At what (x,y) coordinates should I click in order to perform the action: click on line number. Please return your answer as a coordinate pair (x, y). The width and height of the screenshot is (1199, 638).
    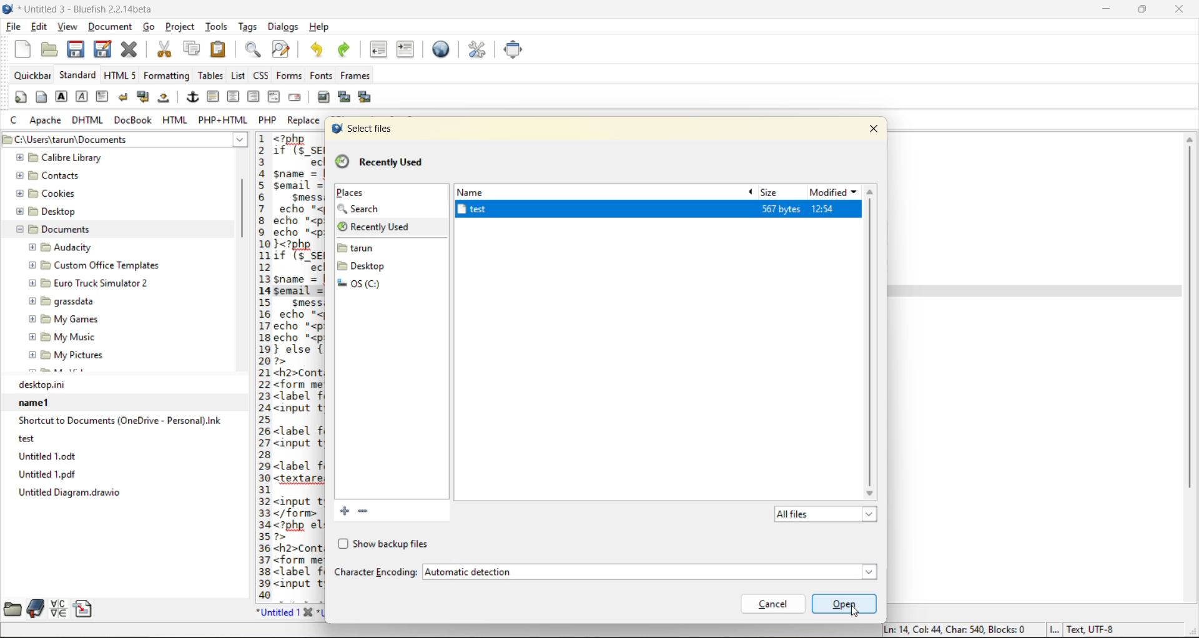
    Looking at the image, I should click on (260, 366).